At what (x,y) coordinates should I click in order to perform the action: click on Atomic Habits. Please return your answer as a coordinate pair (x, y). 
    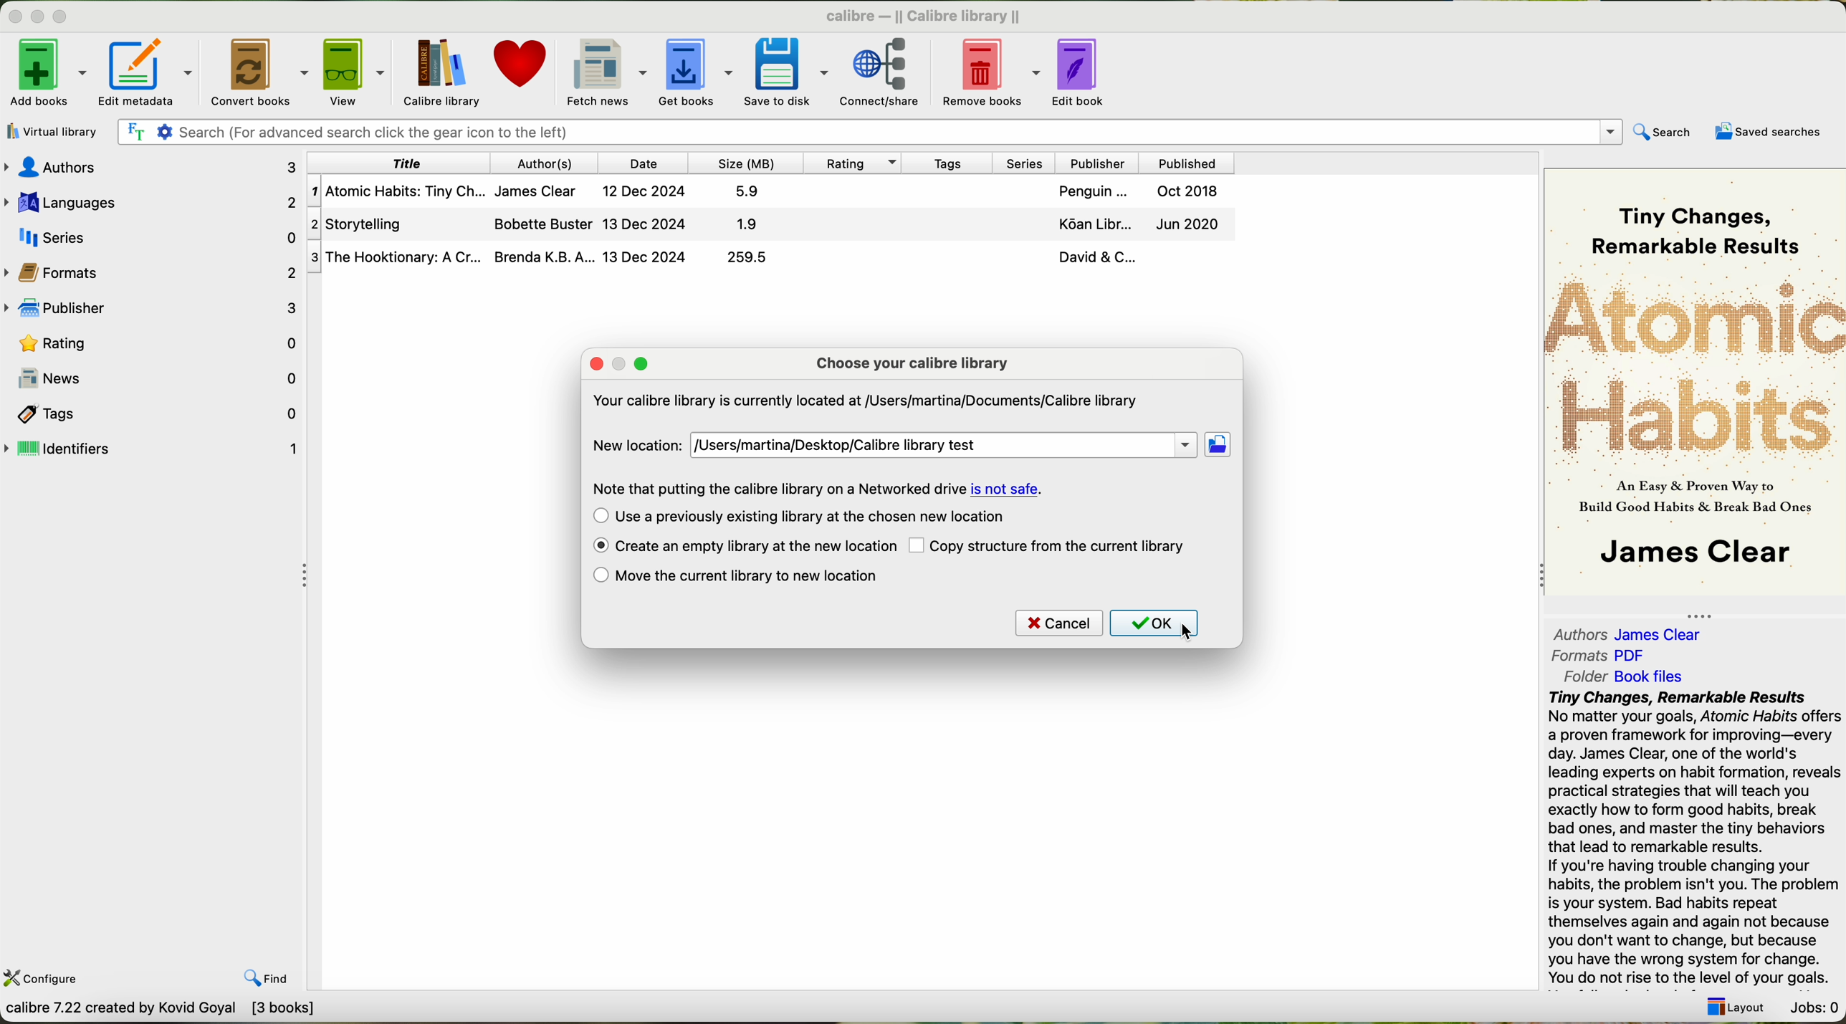
    Looking at the image, I should click on (1696, 365).